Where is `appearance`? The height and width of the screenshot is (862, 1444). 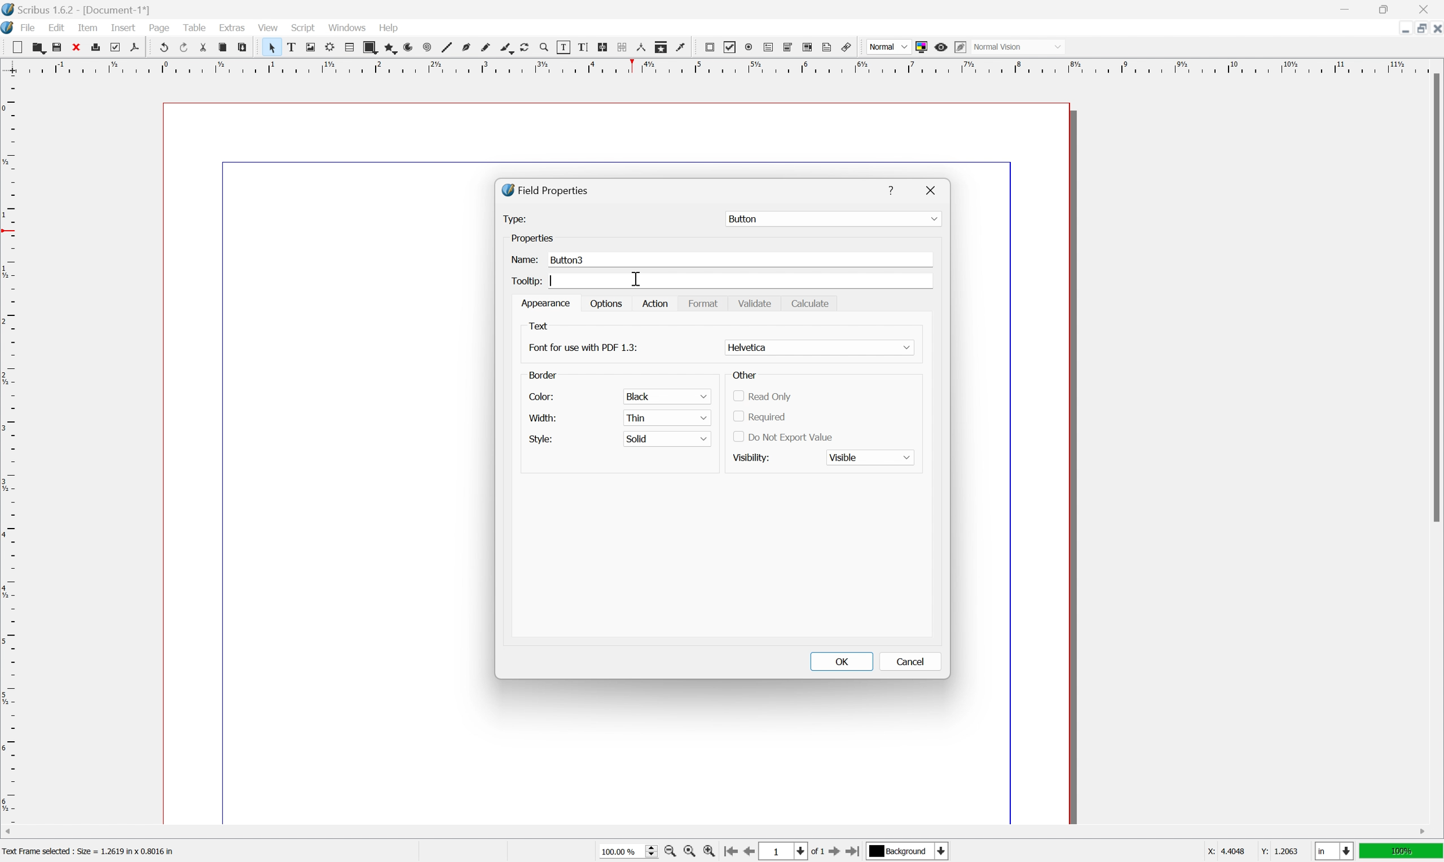 appearance is located at coordinates (547, 303).